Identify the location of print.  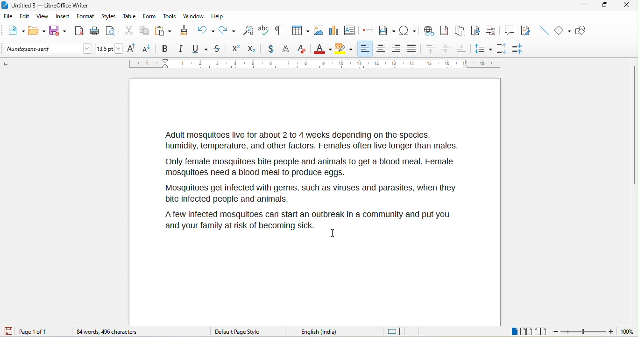
(95, 31).